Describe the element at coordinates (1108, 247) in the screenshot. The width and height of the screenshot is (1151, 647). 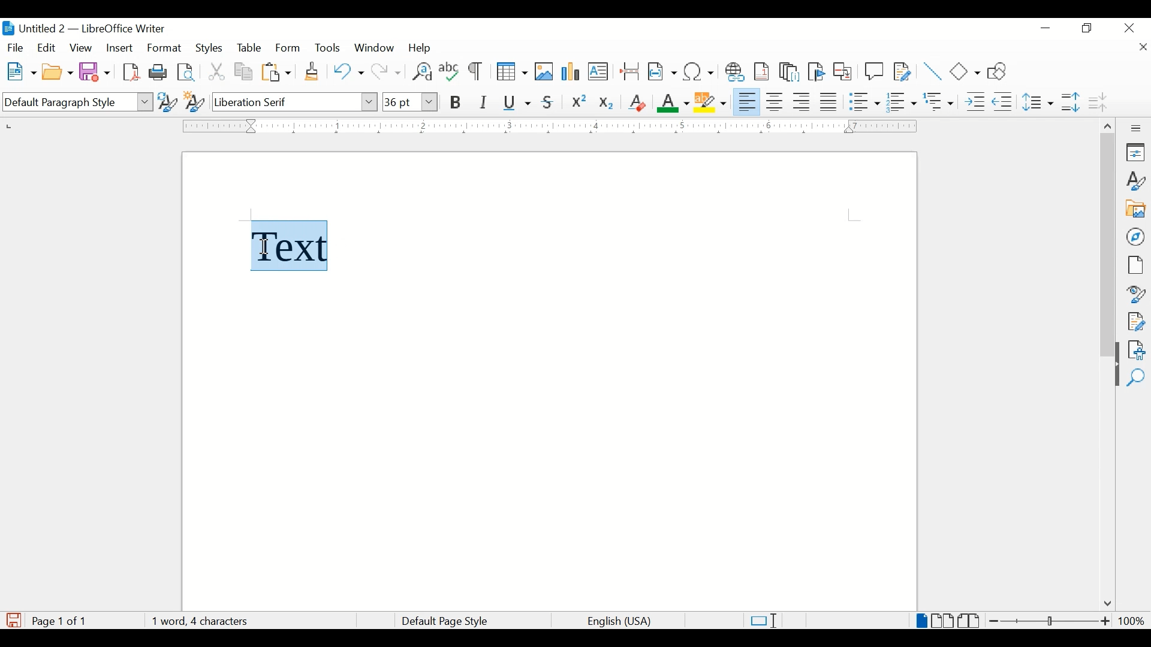
I see `scroll box` at that location.